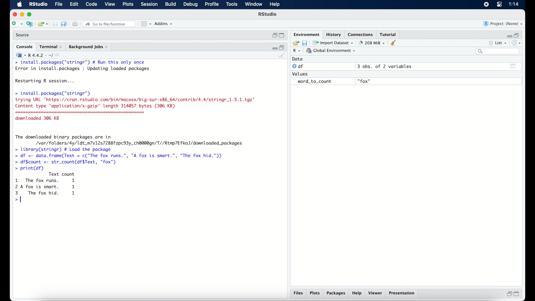 Image resolution: width=535 pixels, height=301 pixels. What do you see at coordinates (75, 24) in the screenshot?
I see `print` at bounding box center [75, 24].